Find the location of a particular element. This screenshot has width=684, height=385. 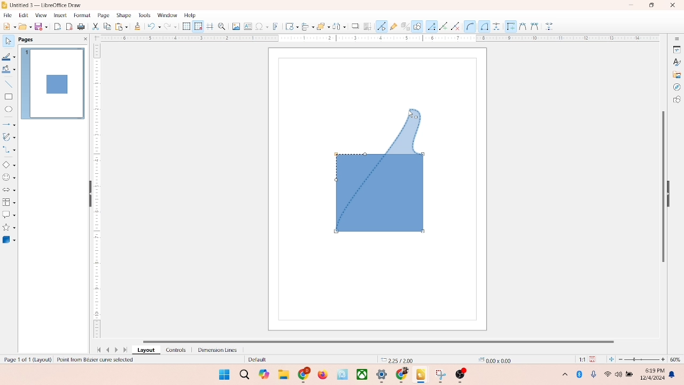

line color is located at coordinates (9, 57).